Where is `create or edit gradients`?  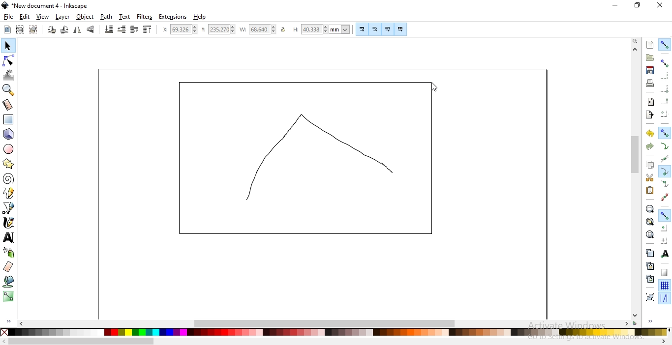
create or edit gradients is located at coordinates (8, 296).